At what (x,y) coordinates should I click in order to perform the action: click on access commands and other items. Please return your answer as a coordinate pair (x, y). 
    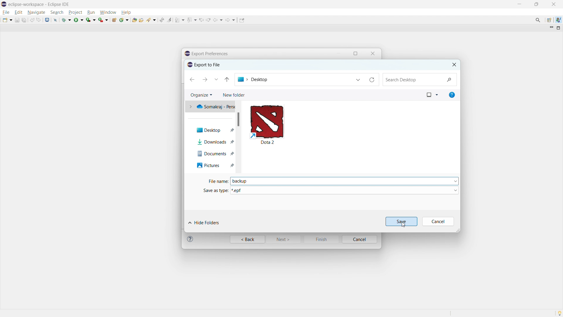
    Looking at the image, I should click on (538, 20).